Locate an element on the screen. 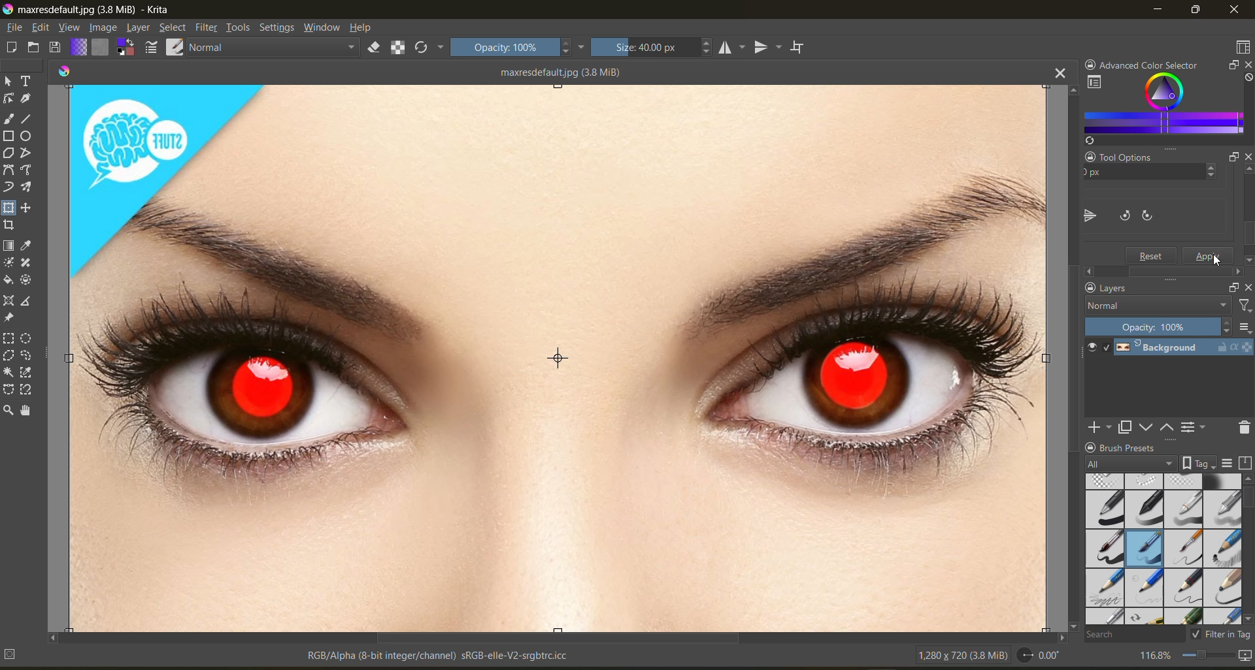  close tab is located at coordinates (1057, 74).